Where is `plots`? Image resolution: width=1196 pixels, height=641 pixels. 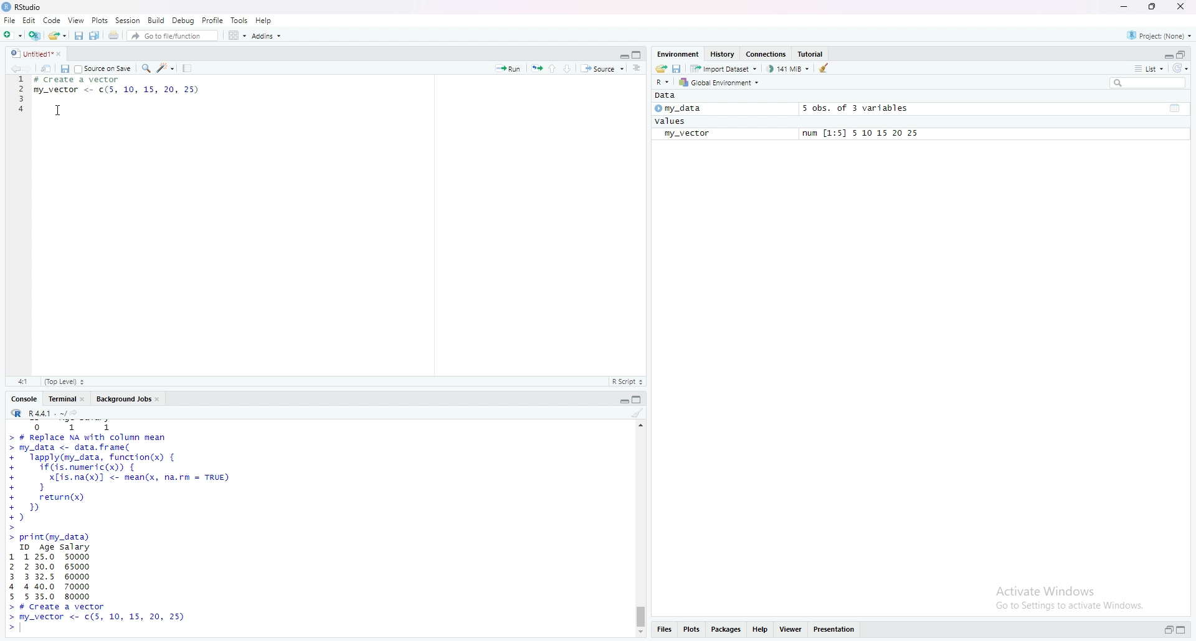
plots is located at coordinates (693, 629).